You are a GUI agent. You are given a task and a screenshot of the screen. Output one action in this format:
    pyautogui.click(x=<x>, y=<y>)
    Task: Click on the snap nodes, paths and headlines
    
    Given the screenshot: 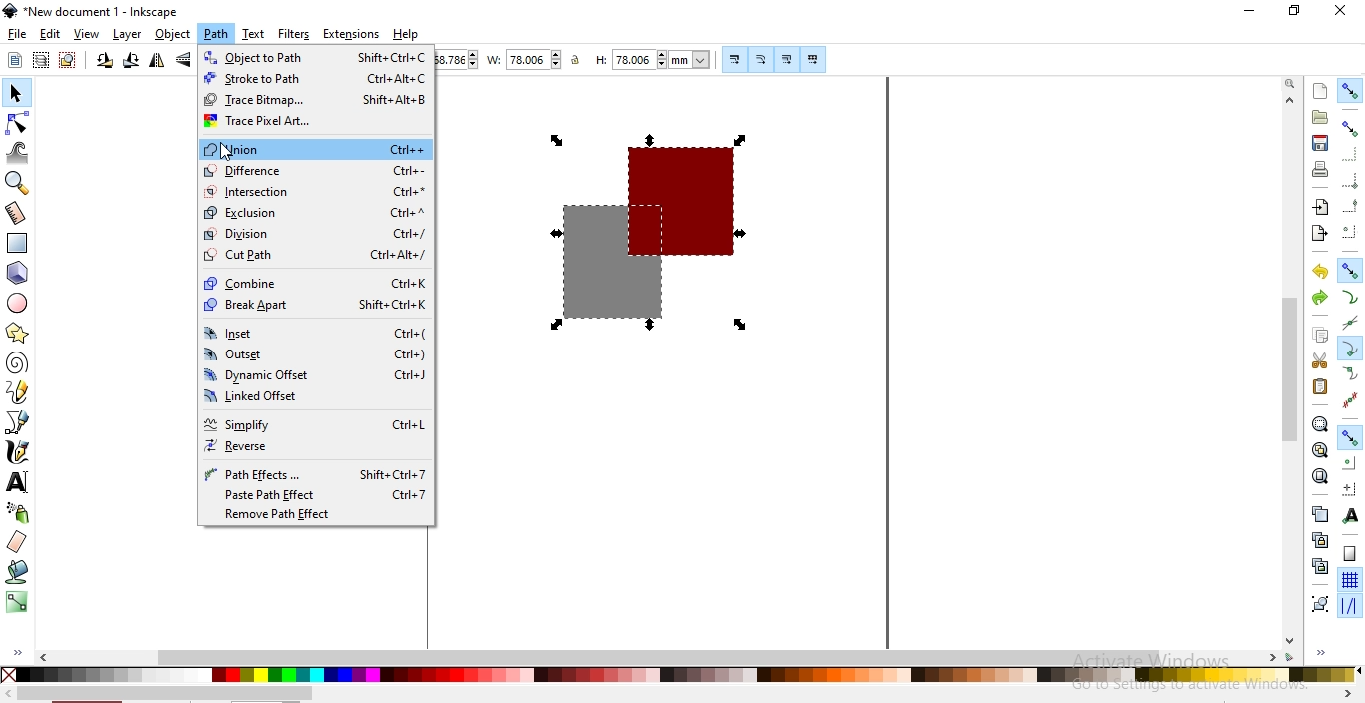 What is the action you would take?
    pyautogui.click(x=1350, y=270)
    